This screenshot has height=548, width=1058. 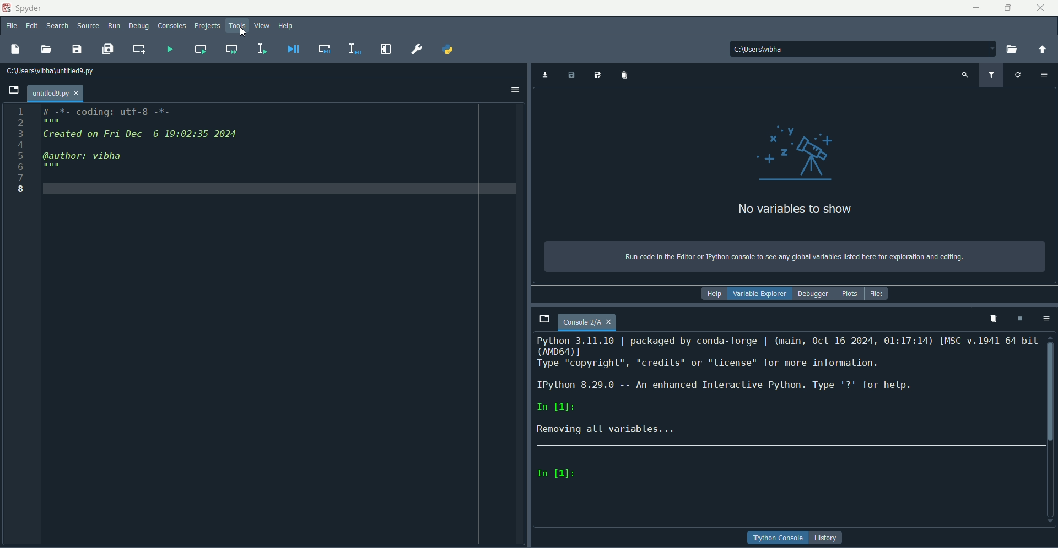 I want to click on cursor, so click(x=243, y=32).